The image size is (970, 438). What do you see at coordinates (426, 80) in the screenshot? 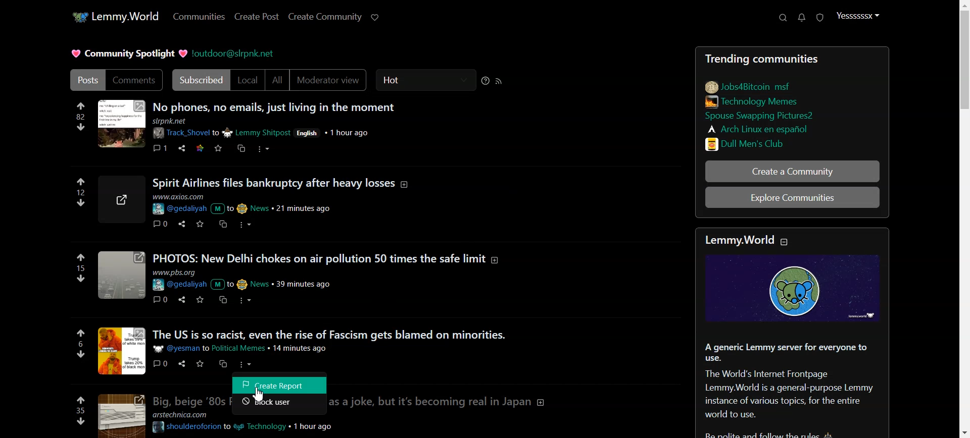
I see `Hot` at bounding box center [426, 80].